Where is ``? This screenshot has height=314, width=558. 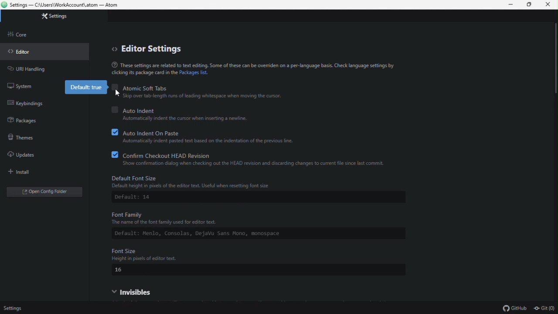
 is located at coordinates (20, 34).